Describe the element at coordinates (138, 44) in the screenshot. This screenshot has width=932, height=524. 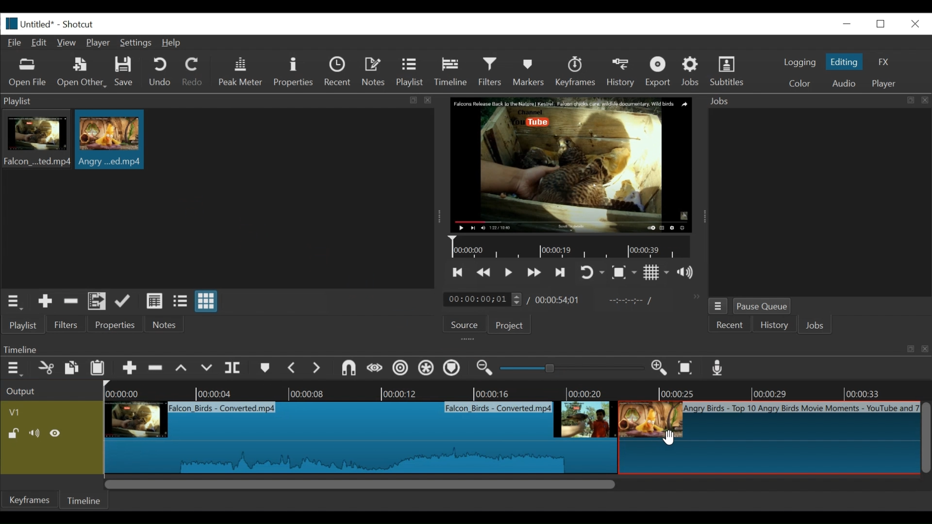
I see `Settings` at that location.